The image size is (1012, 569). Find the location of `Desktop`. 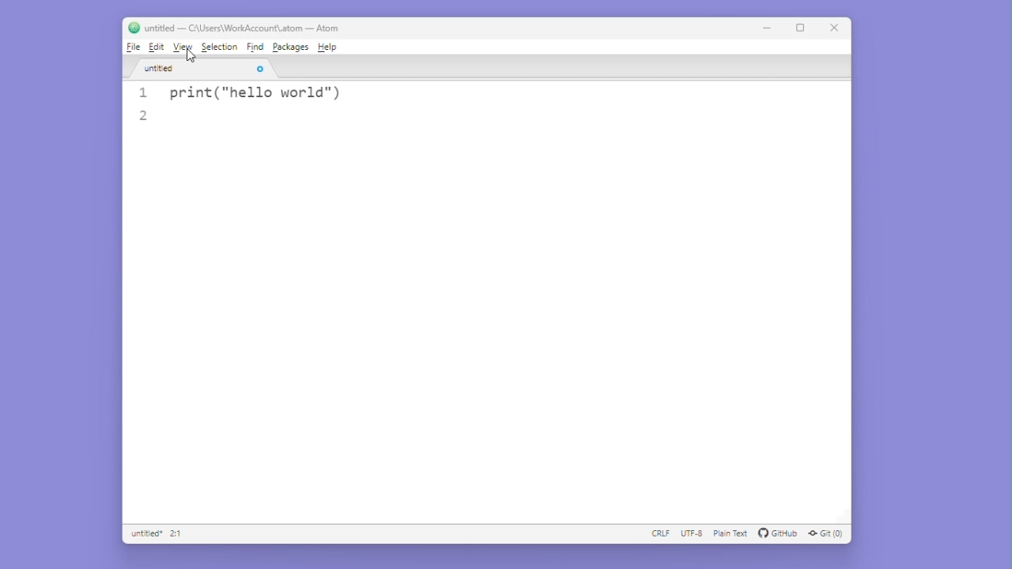

Desktop is located at coordinates (36, 257).